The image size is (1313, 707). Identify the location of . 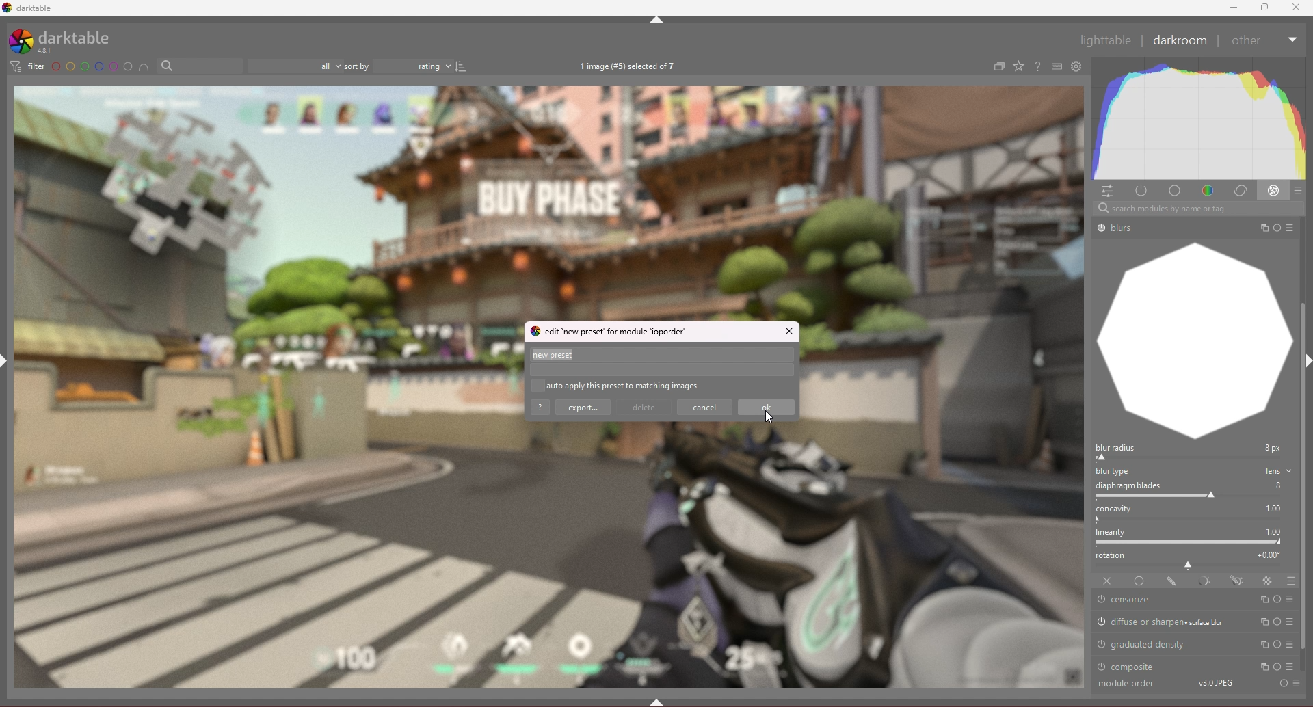
(1247, 42).